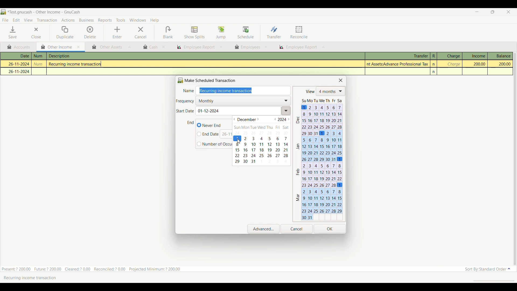 This screenshot has width=517, height=291. What do you see at coordinates (477, 64) in the screenshot?
I see `200.00` at bounding box center [477, 64].